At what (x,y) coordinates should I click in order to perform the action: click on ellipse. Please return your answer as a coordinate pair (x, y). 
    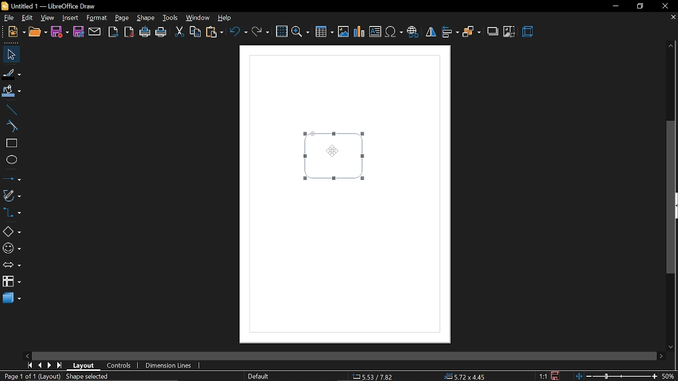
    Looking at the image, I should click on (12, 161).